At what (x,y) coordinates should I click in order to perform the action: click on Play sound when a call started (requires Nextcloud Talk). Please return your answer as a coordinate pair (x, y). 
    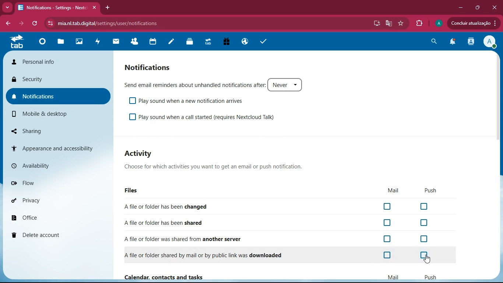
    Looking at the image, I should click on (202, 118).